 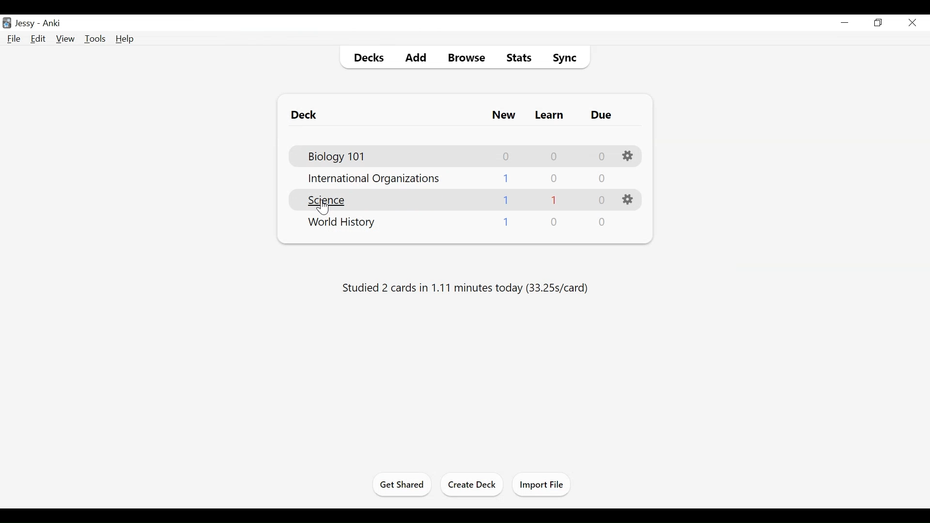 What do you see at coordinates (66, 39) in the screenshot?
I see `View` at bounding box center [66, 39].